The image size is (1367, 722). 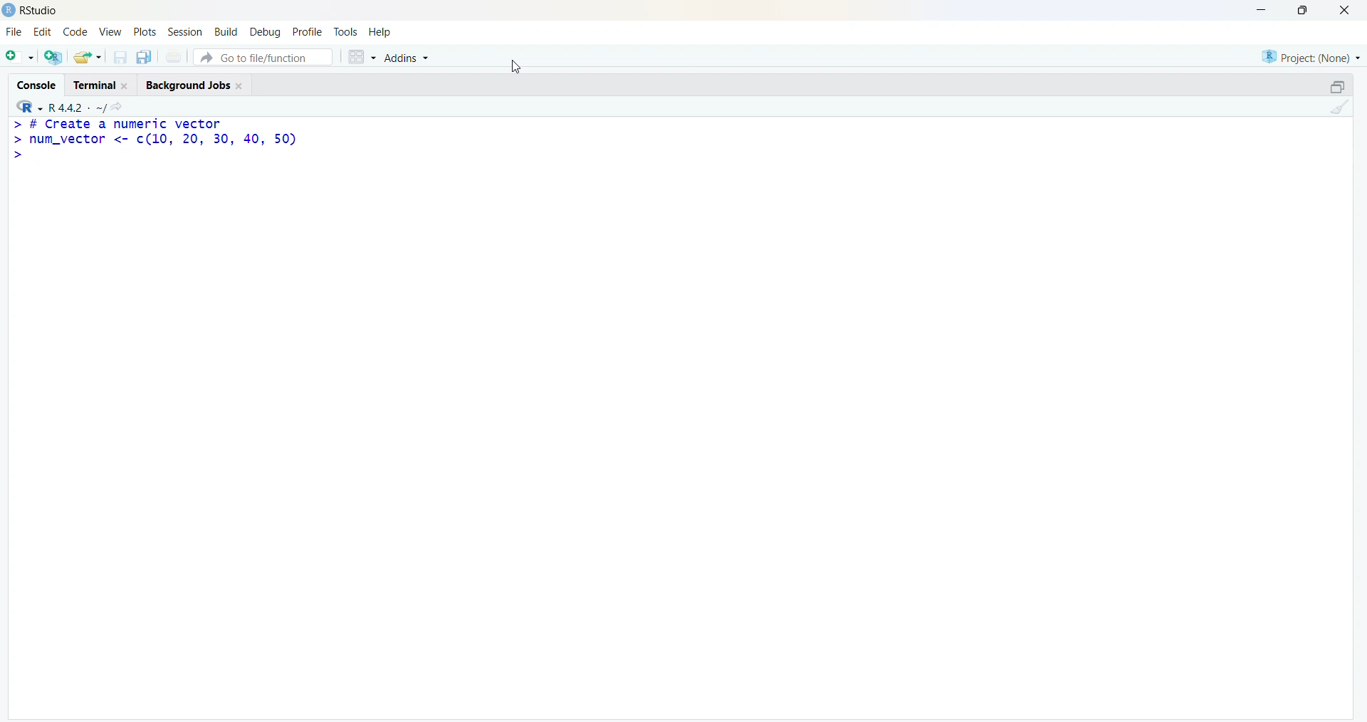 I want to click on session, so click(x=187, y=31).